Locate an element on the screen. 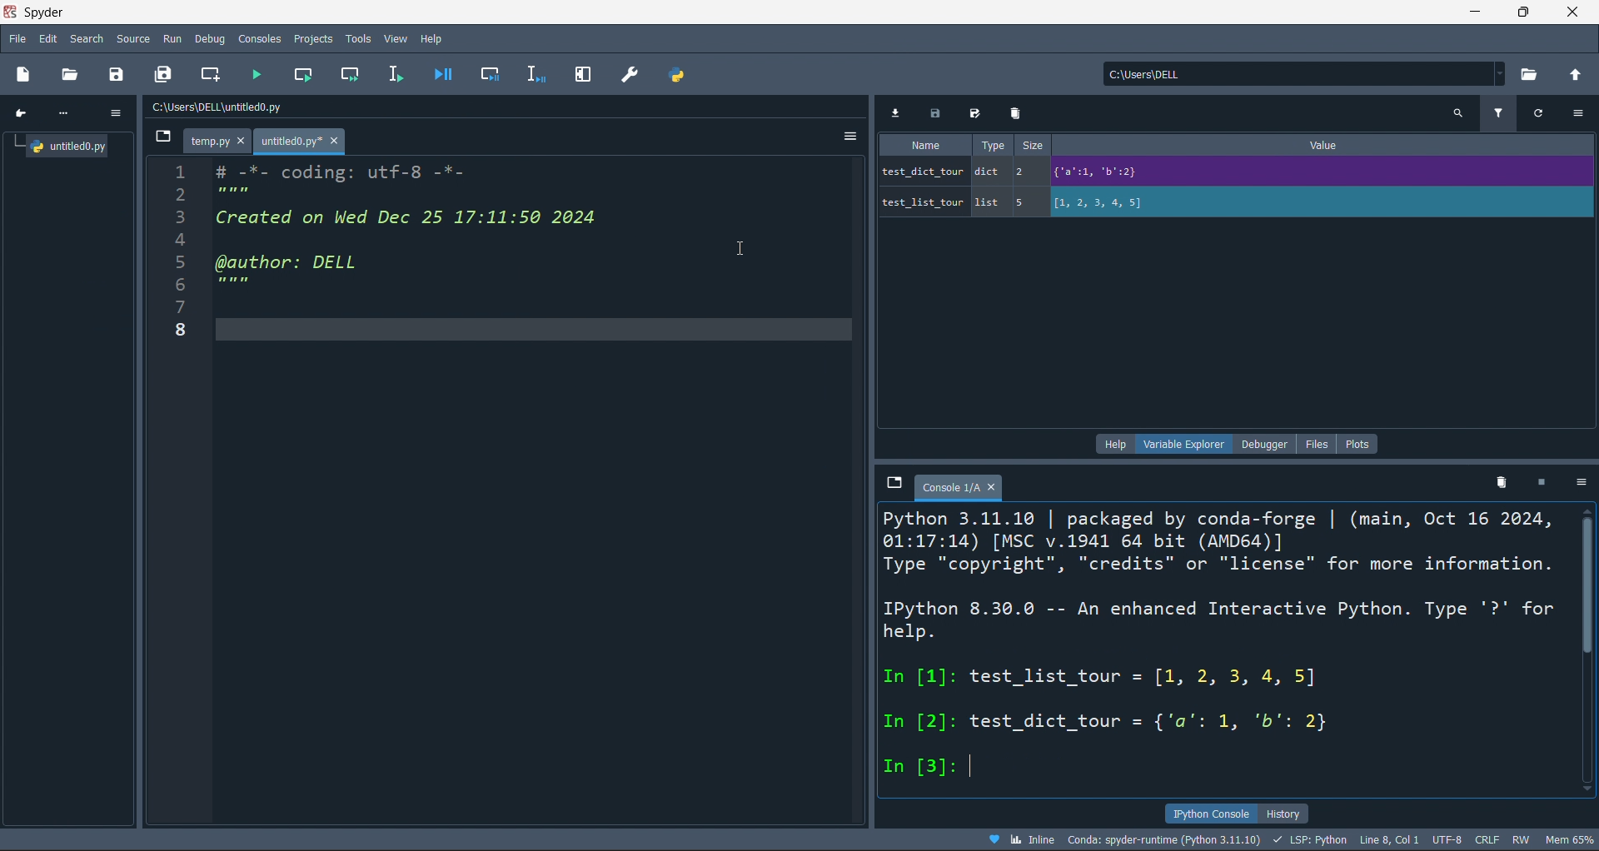  run cell and move is located at coordinates (352, 75).